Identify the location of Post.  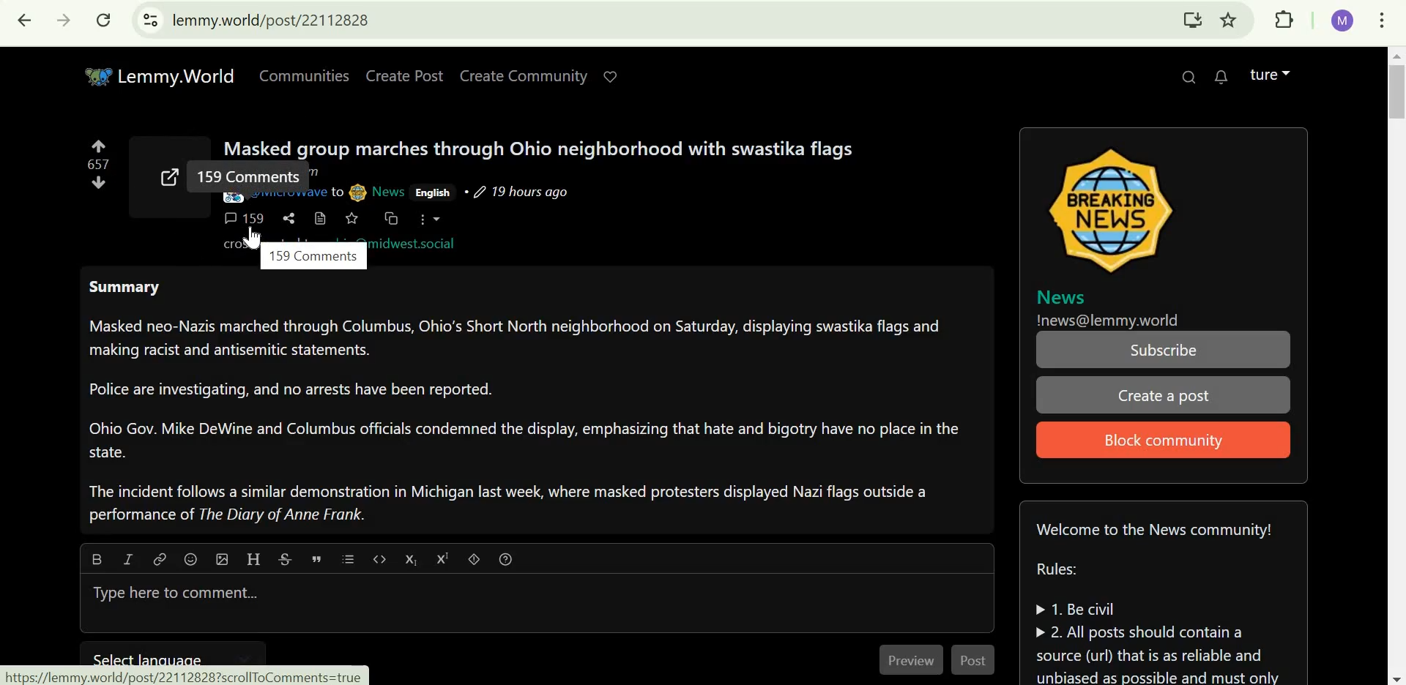
(978, 660).